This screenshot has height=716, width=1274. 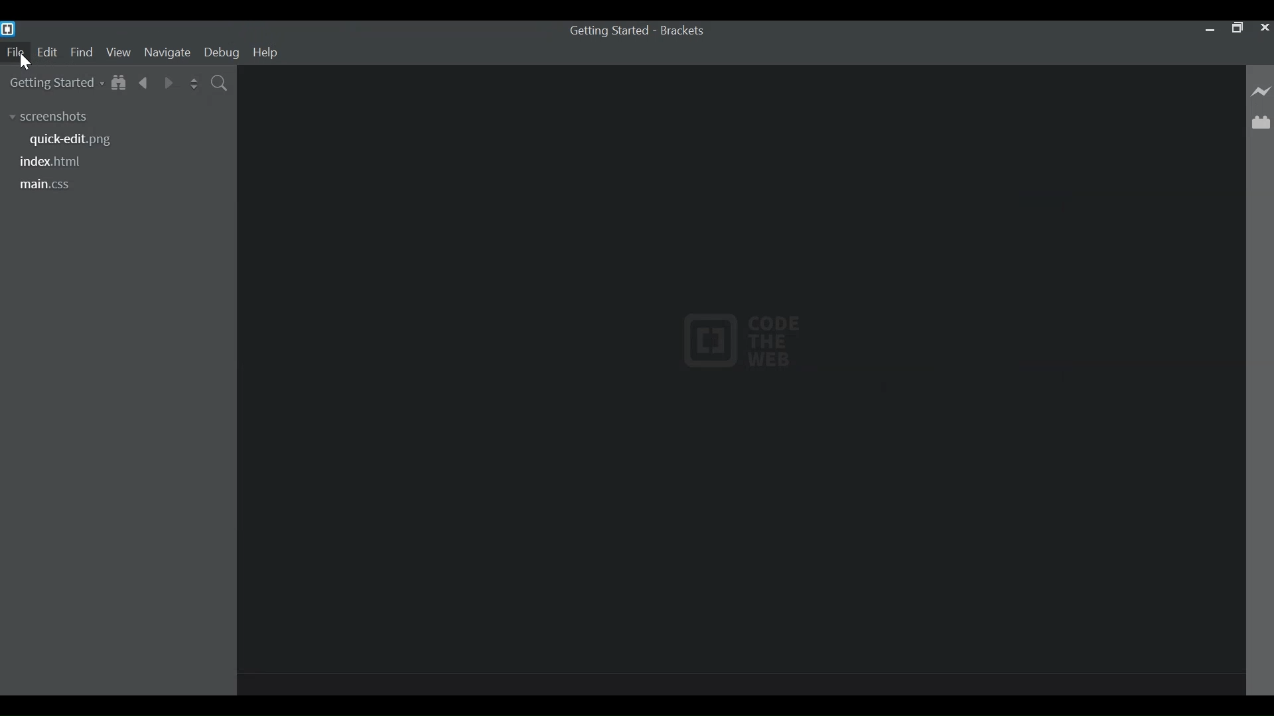 I want to click on Cursor, so click(x=23, y=62).